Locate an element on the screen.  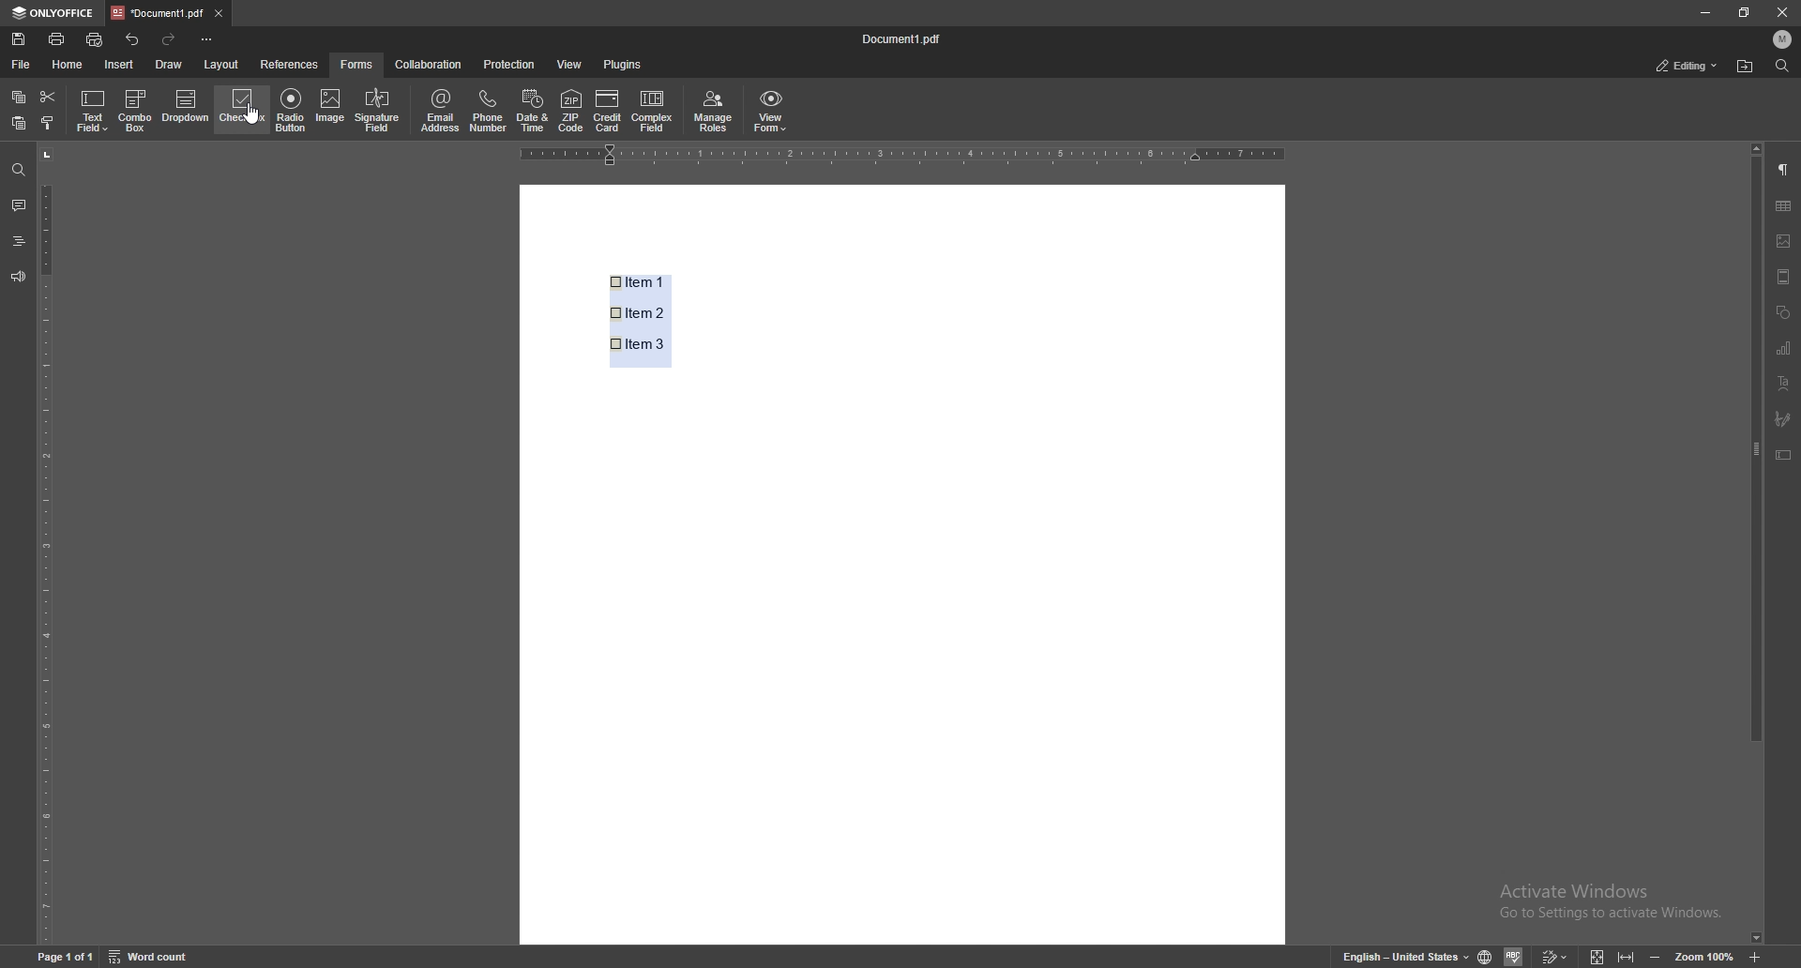
quick print is located at coordinates (95, 40).